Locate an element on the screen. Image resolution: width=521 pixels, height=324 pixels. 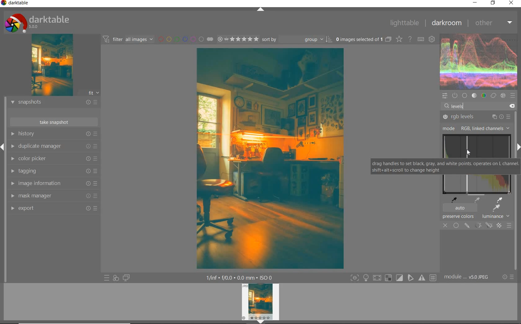
levels is located at coordinates (457, 106).